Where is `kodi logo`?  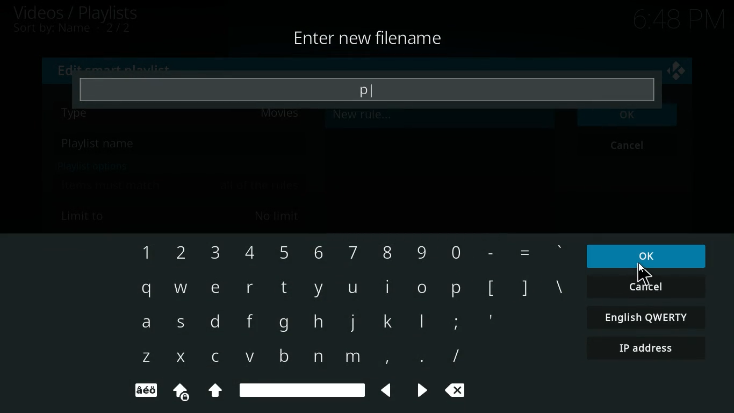 kodi logo is located at coordinates (677, 72).